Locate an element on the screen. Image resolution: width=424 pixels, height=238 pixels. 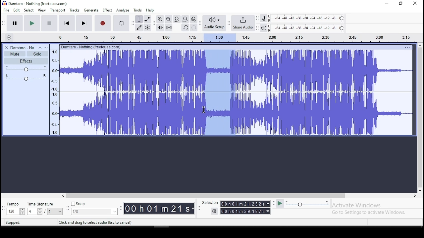
00Oh01m 21.232 is located at coordinates (242, 204).